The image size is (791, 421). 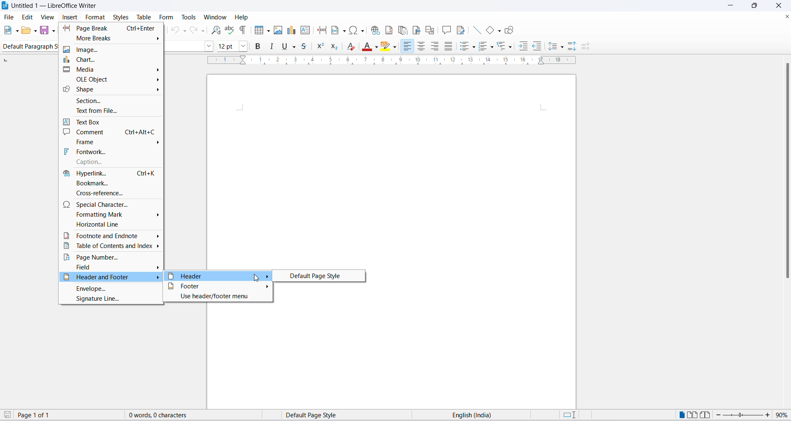 I want to click on form, so click(x=166, y=17).